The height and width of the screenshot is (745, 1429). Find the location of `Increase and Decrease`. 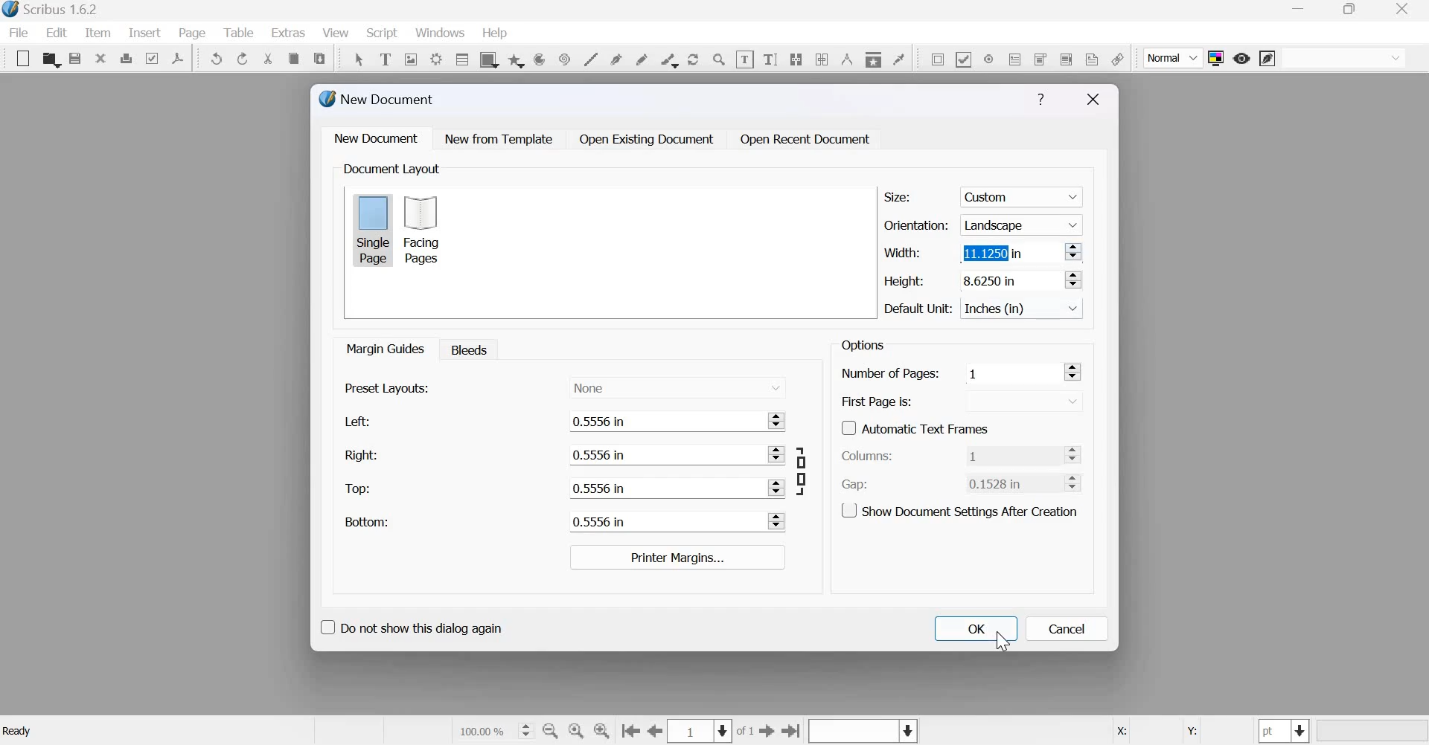

Increase and Decrease is located at coordinates (778, 521).